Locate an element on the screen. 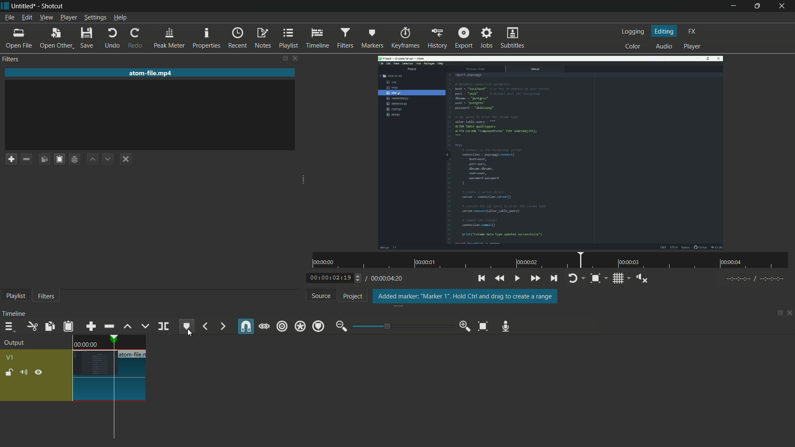 This screenshot has width=795, height=447. help menu is located at coordinates (121, 17).